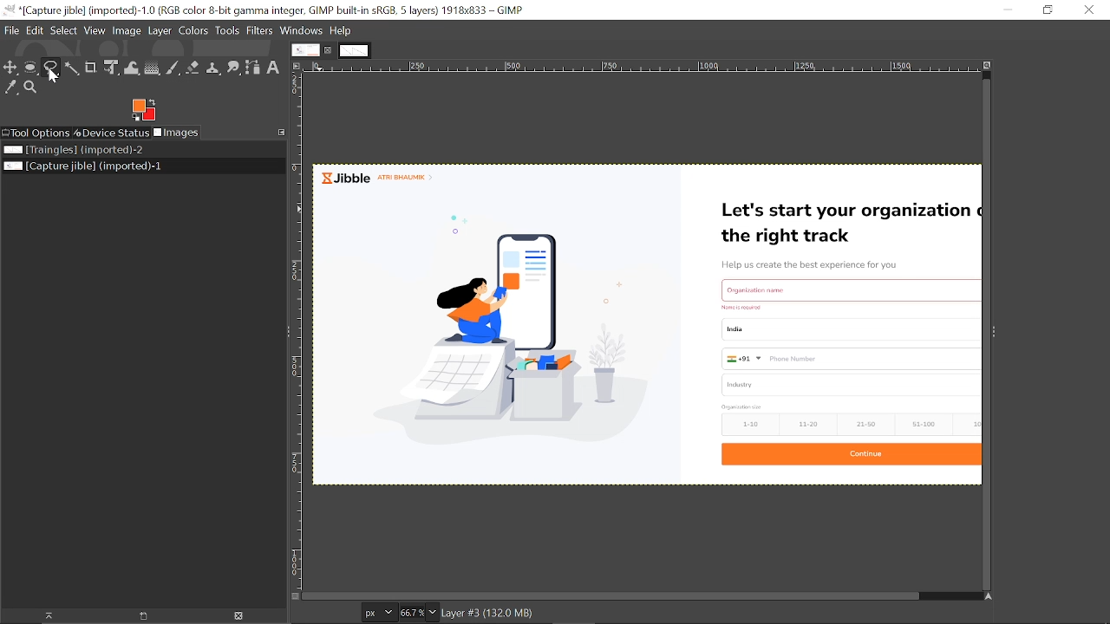  What do you see at coordinates (644, 322) in the screenshot?
I see `Current image` at bounding box center [644, 322].